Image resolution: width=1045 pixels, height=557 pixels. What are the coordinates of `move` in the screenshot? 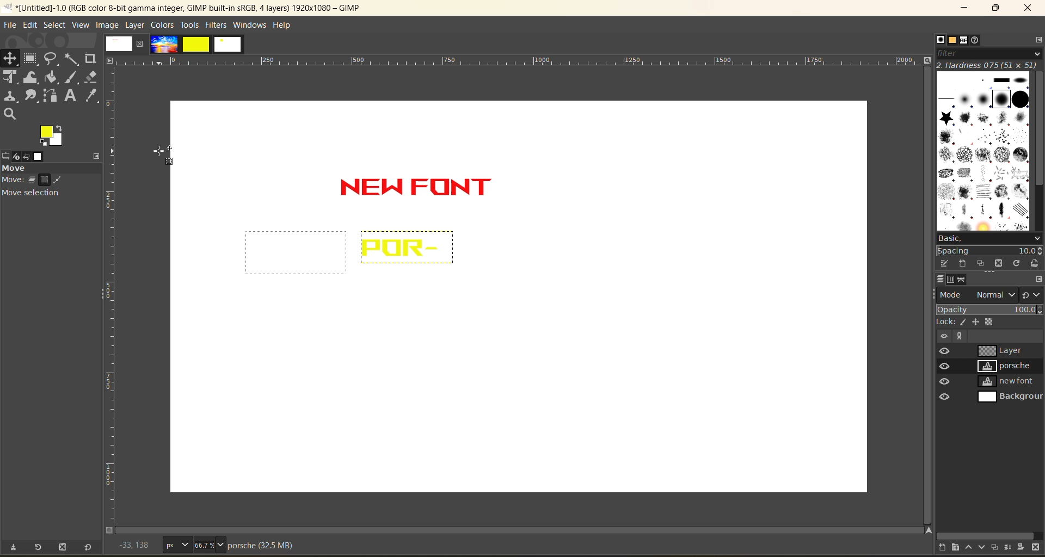 It's located at (49, 184).